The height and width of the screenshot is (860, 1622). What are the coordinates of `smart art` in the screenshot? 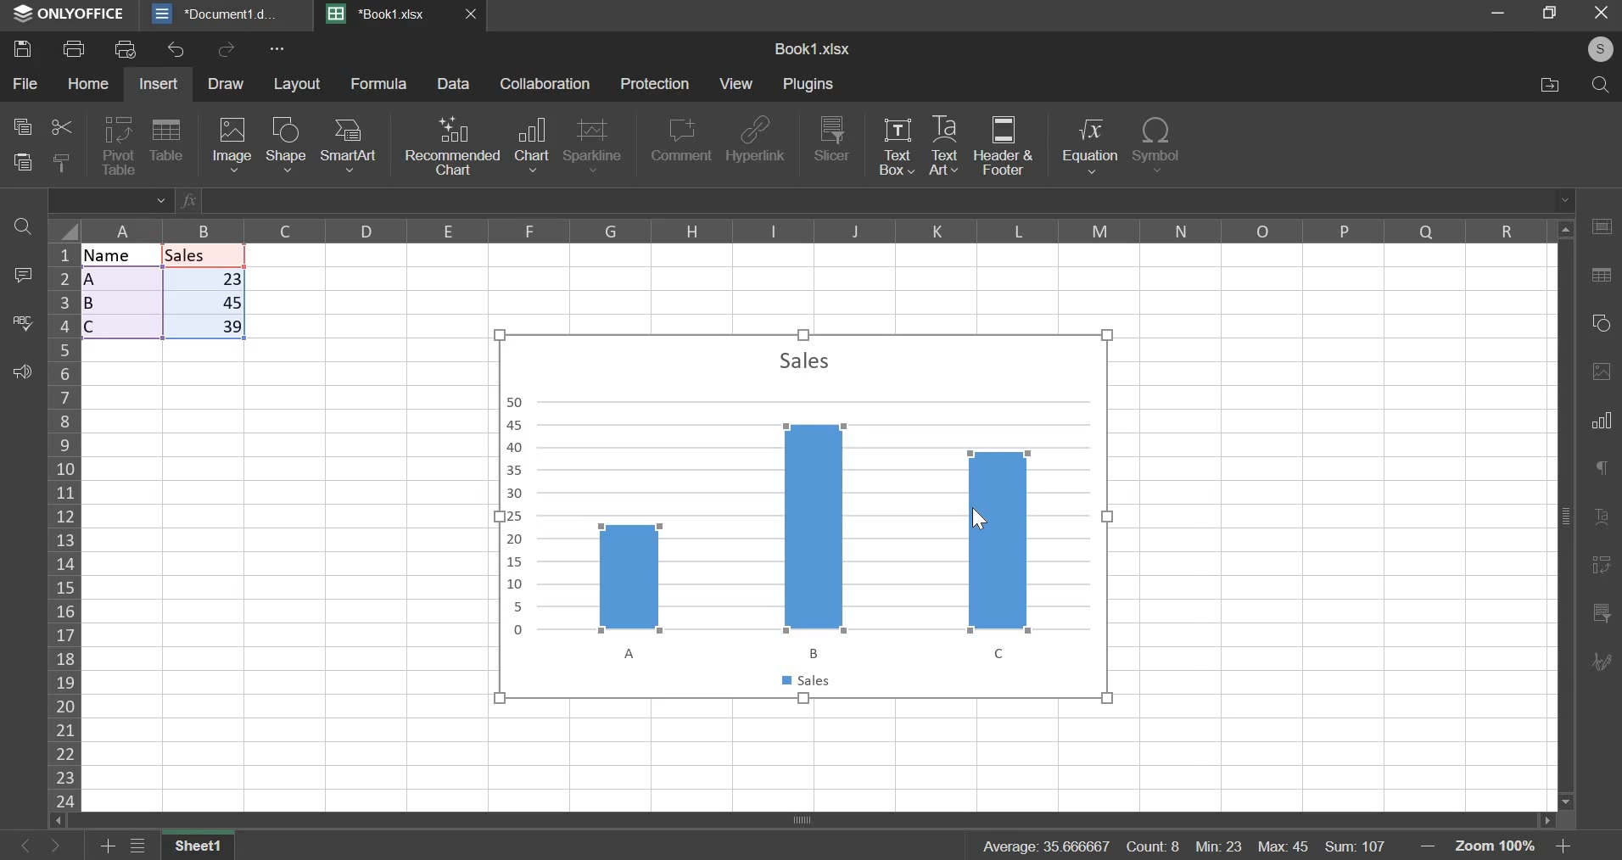 It's located at (349, 145).